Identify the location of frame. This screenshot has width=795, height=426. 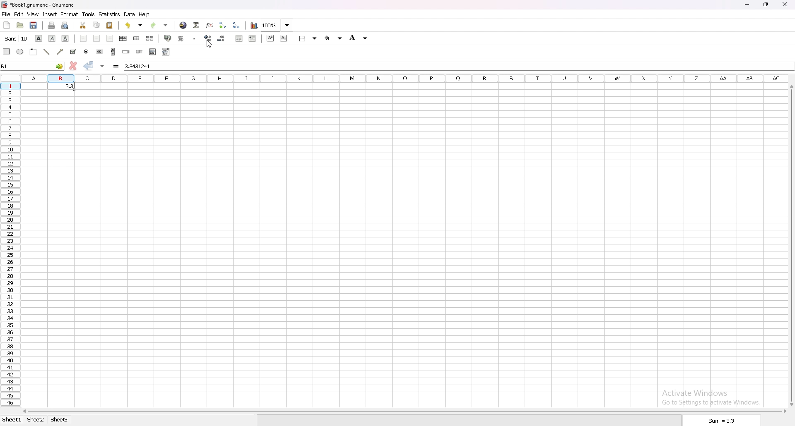
(33, 52).